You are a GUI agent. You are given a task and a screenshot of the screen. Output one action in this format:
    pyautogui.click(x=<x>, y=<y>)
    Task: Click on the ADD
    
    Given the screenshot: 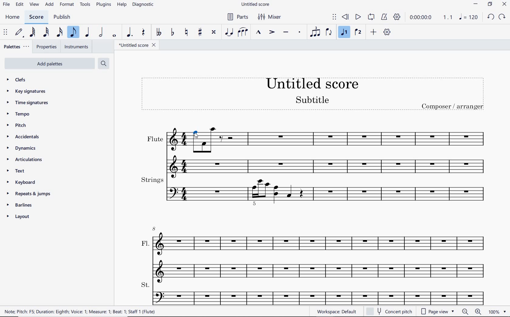 What is the action you would take?
    pyautogui.click(x=374, y=32)
    